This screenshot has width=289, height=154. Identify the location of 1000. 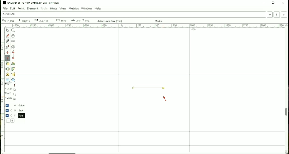
(193, 30).